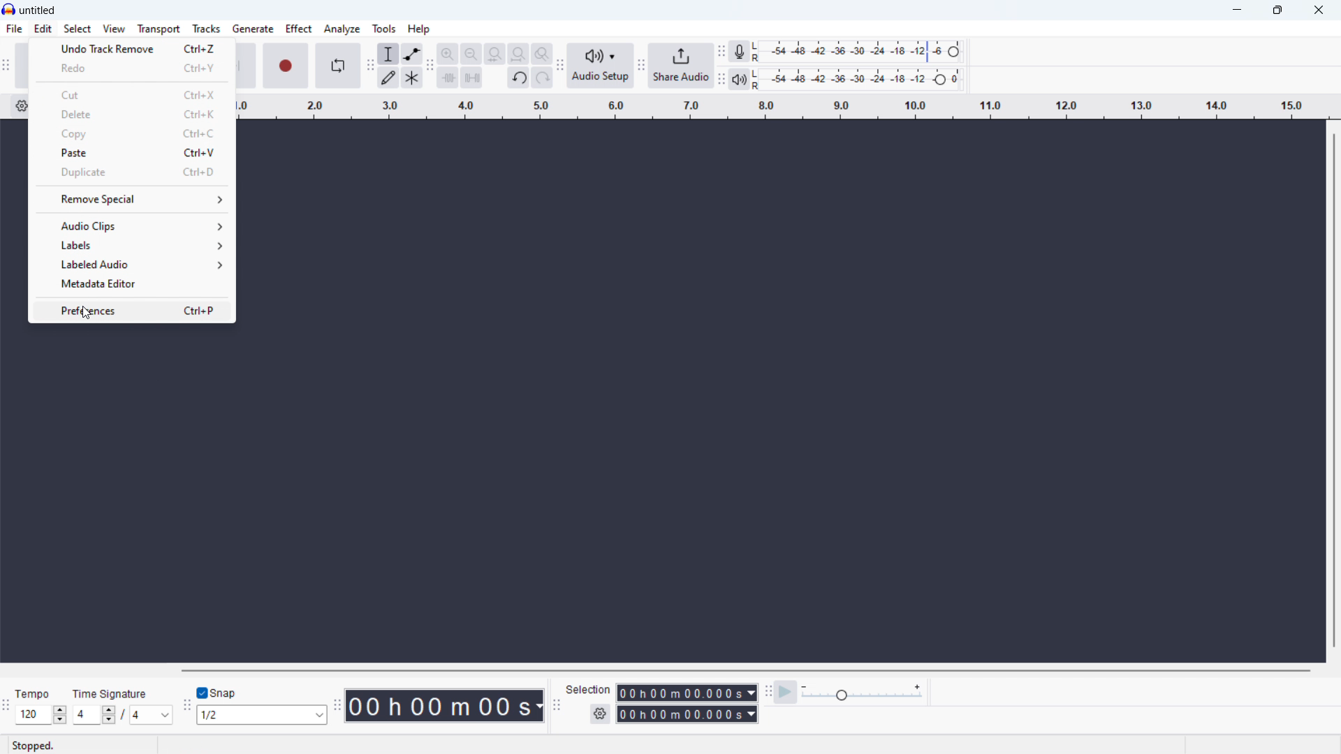  Describe the element at coordinates (641, 66) in the screenshot. I see `share audio toolbar` at that location.